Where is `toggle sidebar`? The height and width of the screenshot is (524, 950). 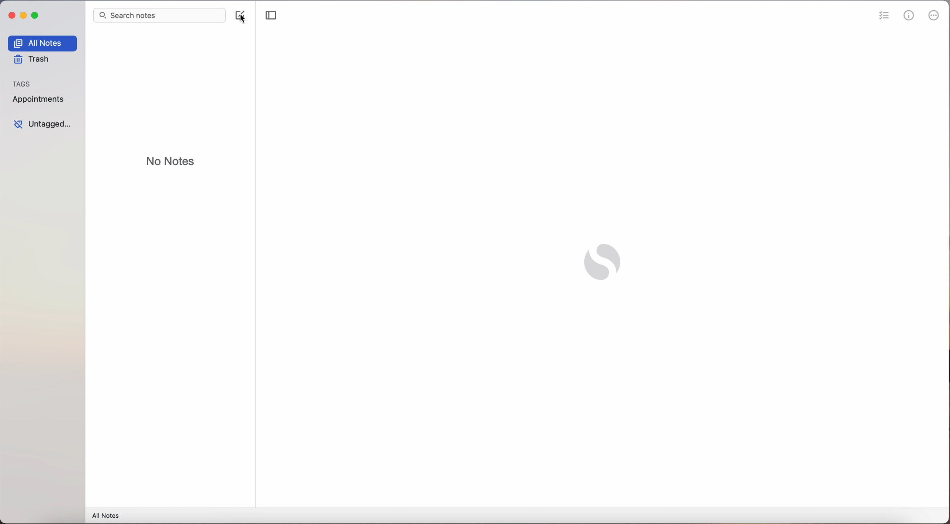
toggle sidebar is located at coordinates (270, 15).